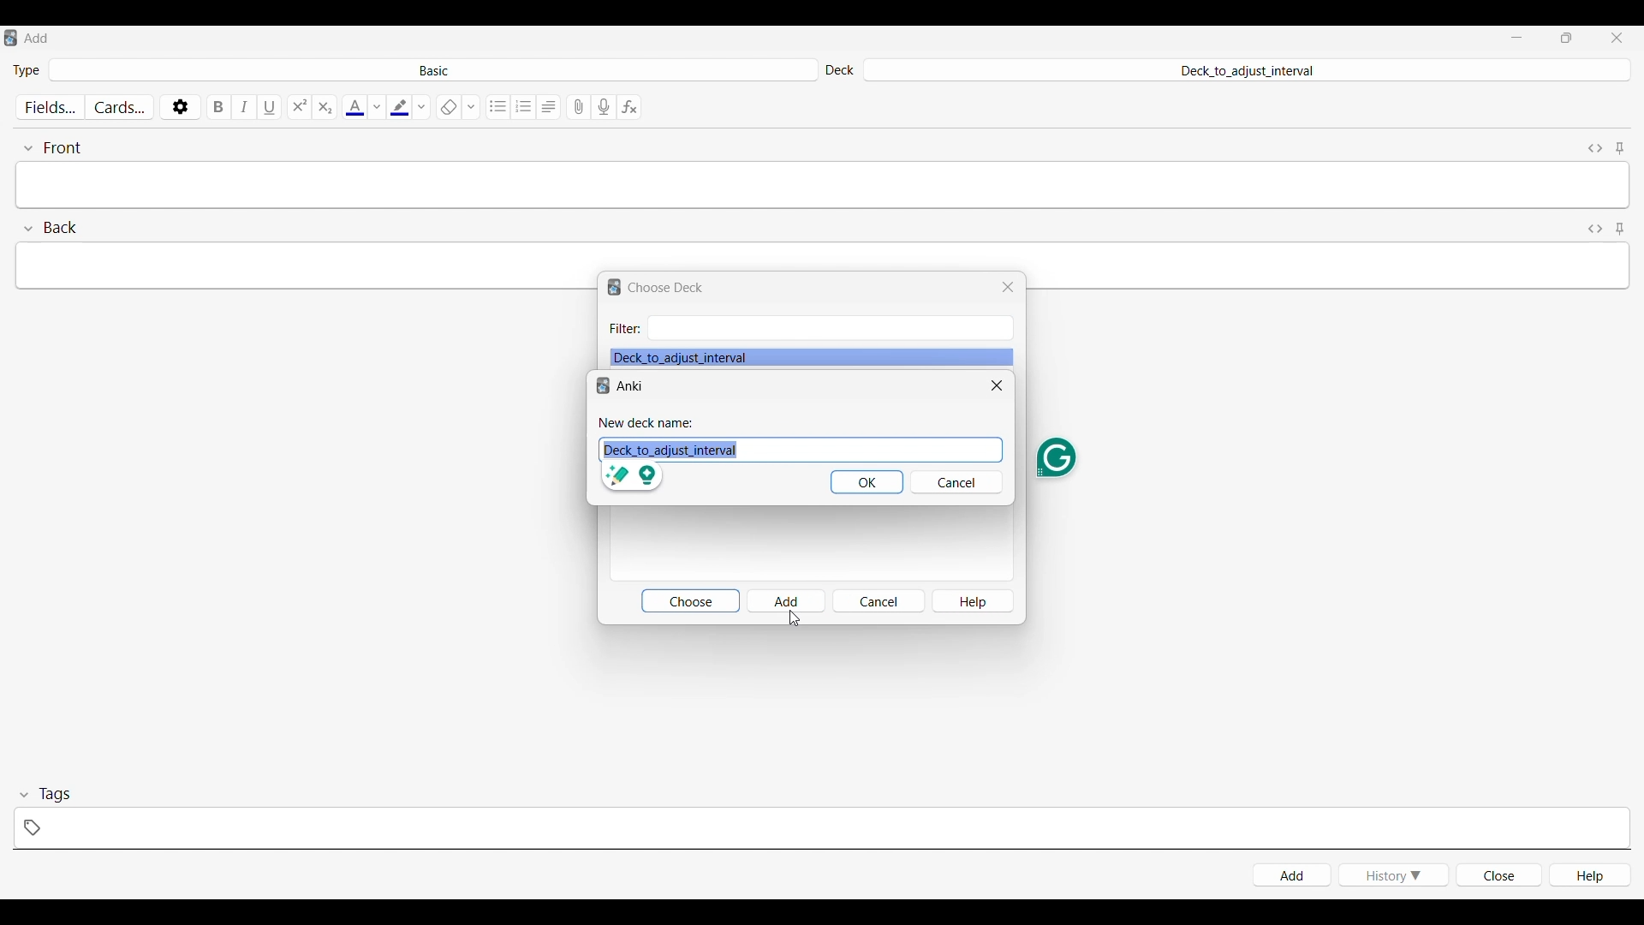 The width and height of the screenshot is (1644, 925). What do you see at coordinates (1056, 458) in the screenshot?
I see `Grammarly extension` at bounding box center [1056, 458].